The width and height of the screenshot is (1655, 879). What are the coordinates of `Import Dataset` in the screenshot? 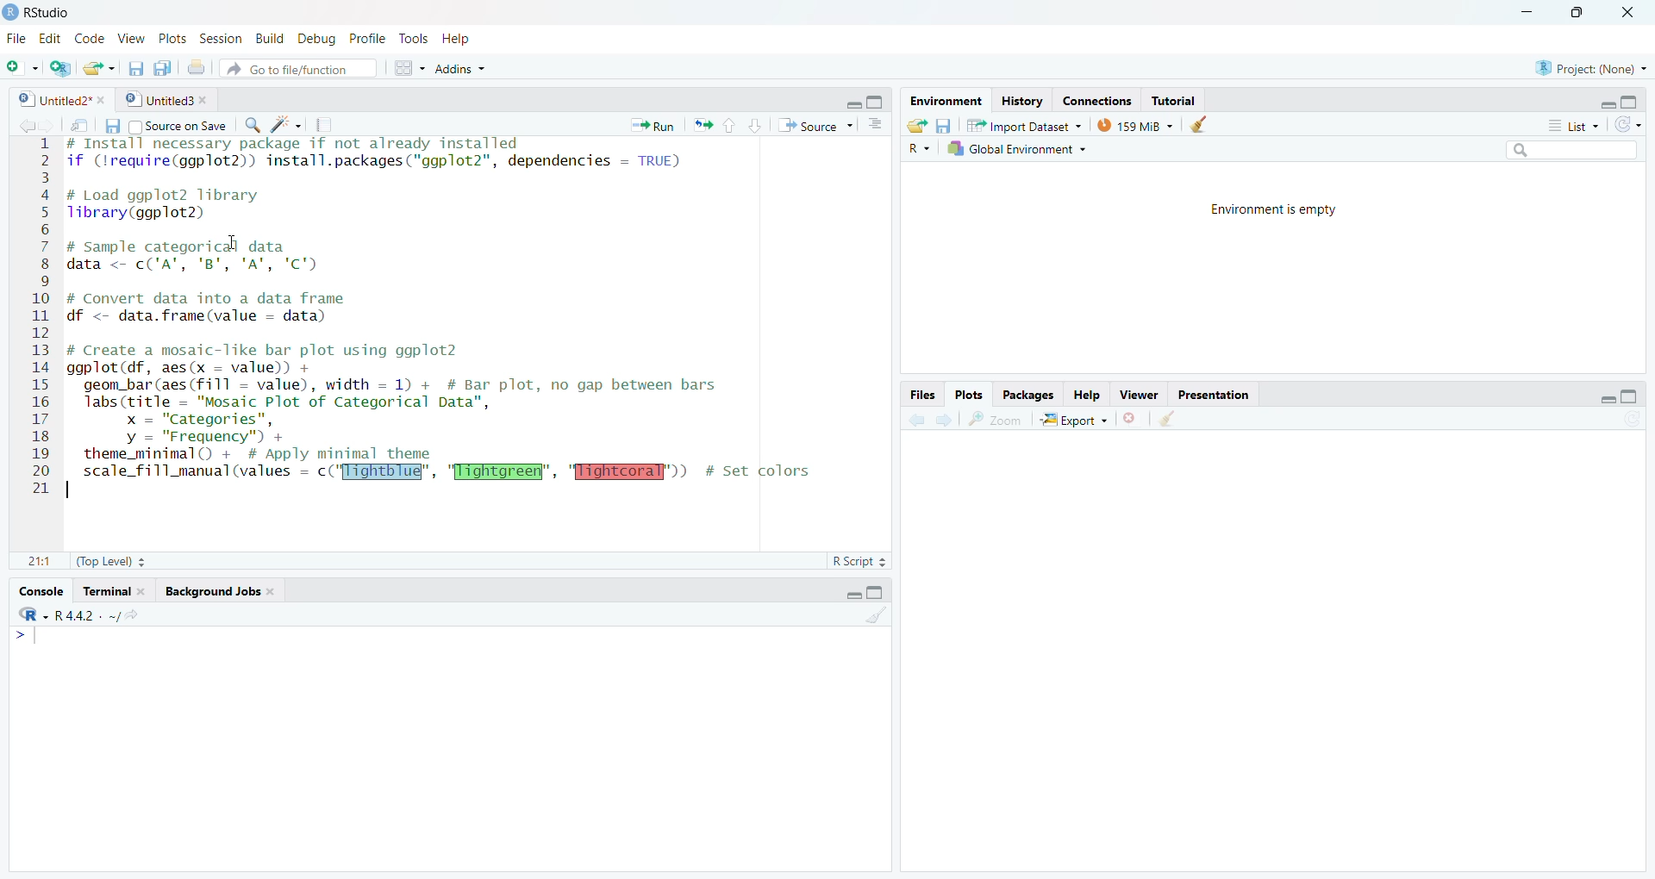 It's located at (1024, 126).